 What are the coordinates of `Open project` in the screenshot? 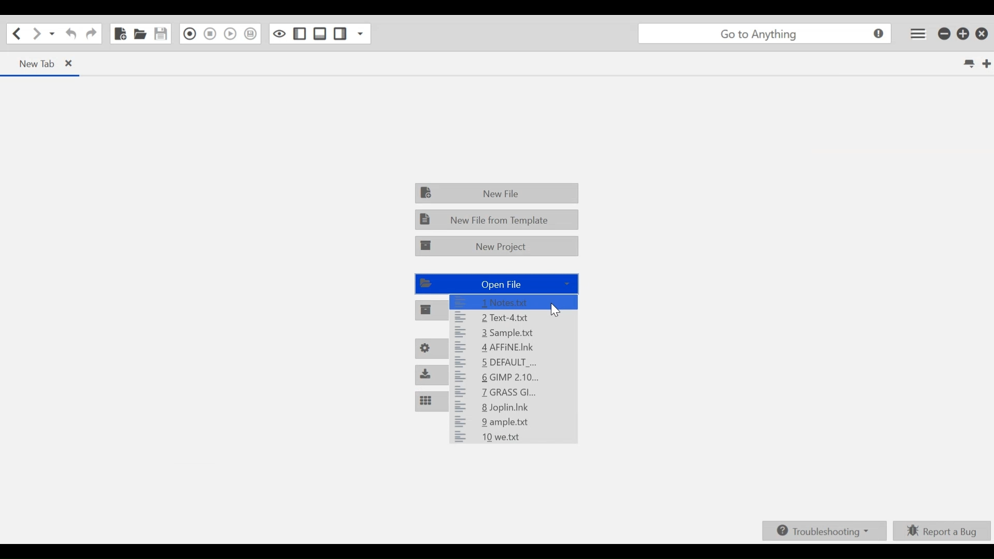 It's located at (430, 310).